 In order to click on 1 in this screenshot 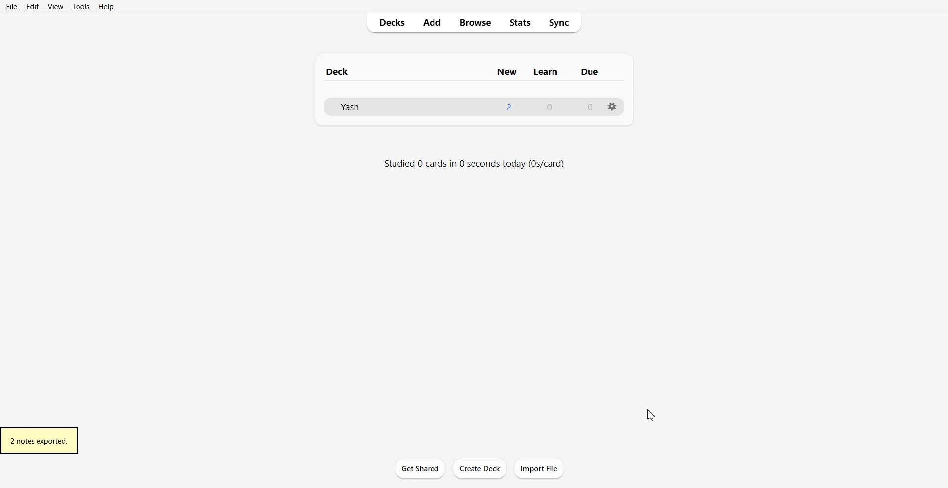, I will do `click(508, 106)`.